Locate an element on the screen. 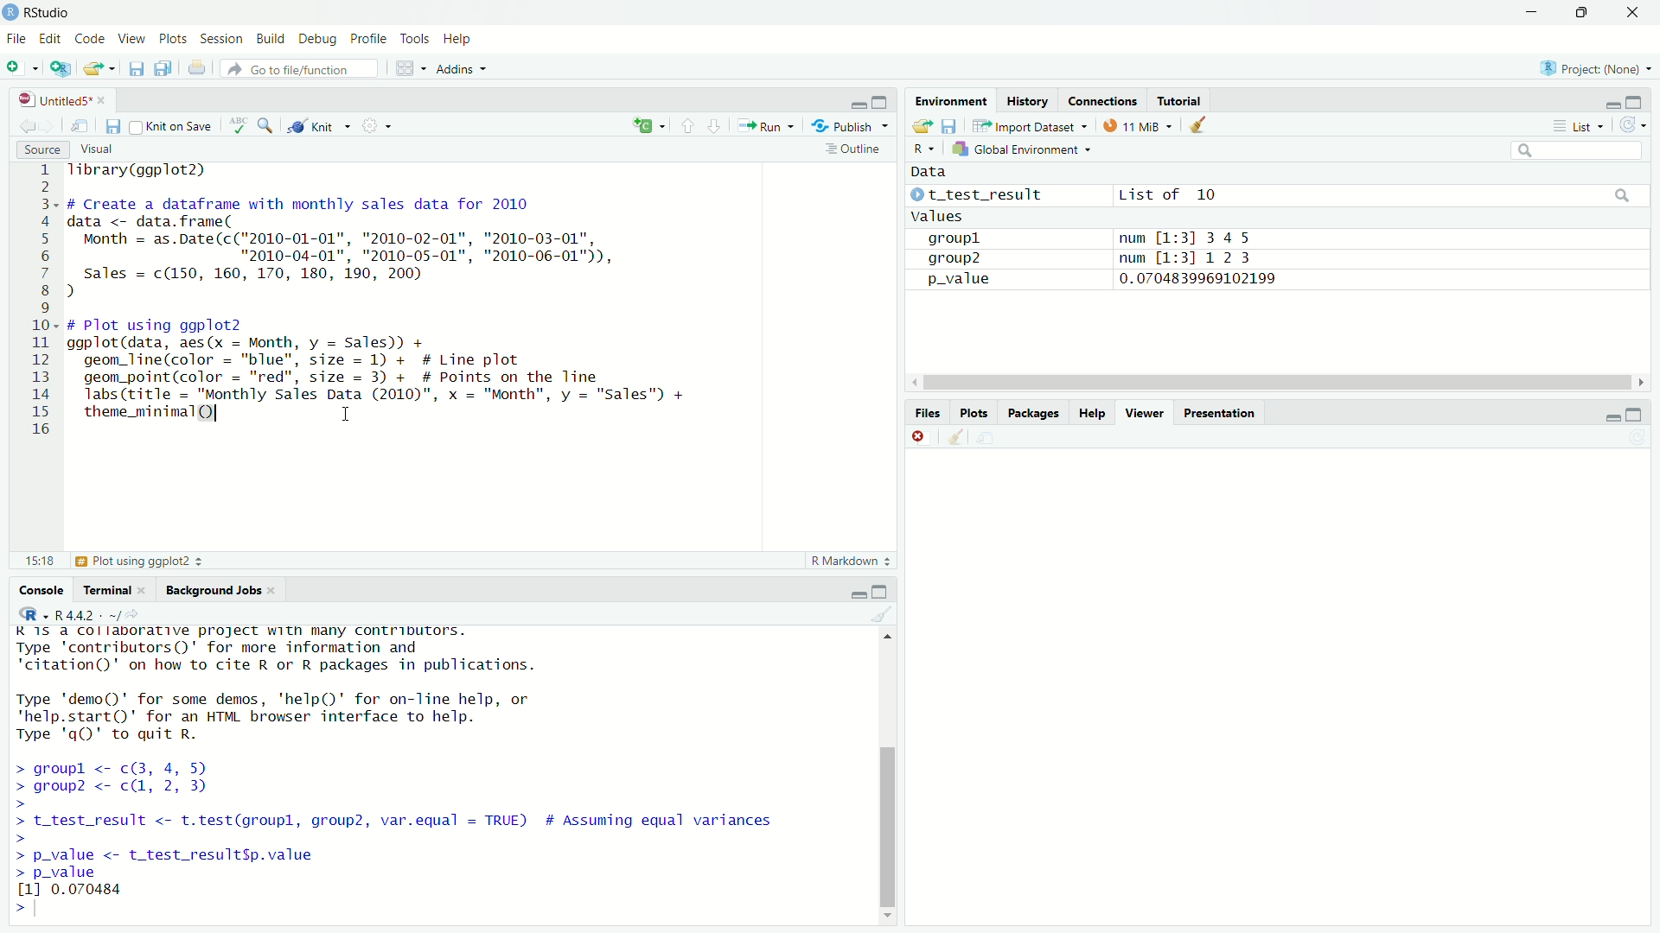 This screenshot has height=933, width=1660. minimise is located at coordinates (857, 594).